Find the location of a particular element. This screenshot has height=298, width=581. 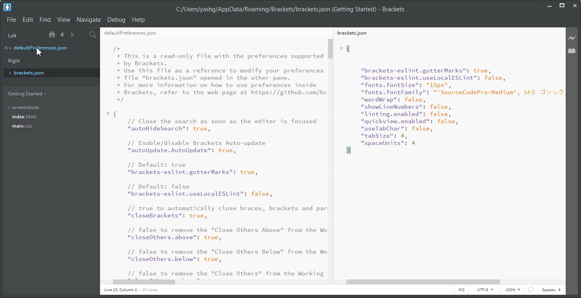

Split the editor vertically or Horizontally is located at coordinates (82, 35).